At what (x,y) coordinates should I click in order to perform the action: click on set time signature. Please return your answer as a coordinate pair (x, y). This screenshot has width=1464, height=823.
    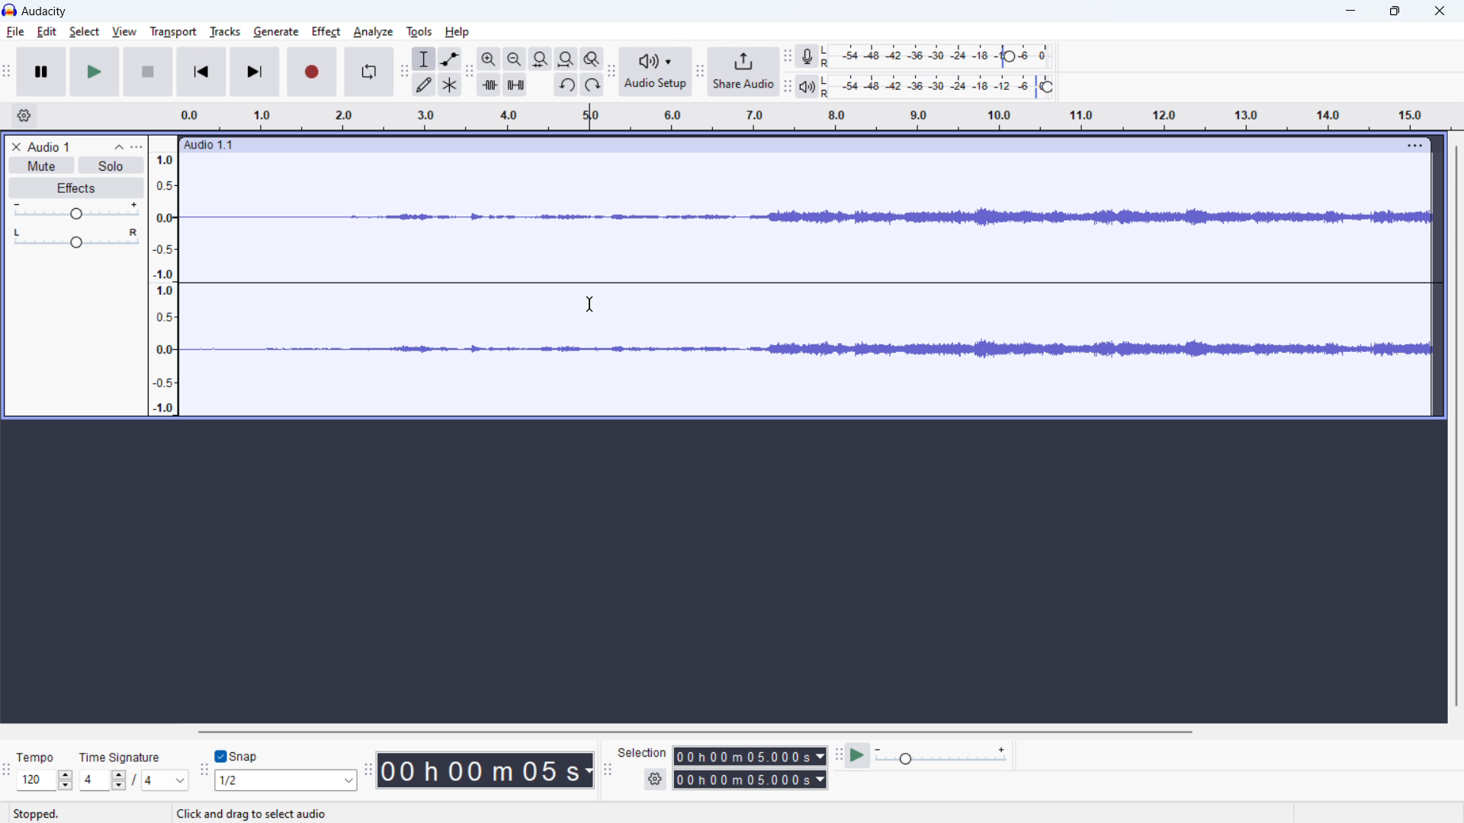
    Looking at the image, I should click on (133, 780).